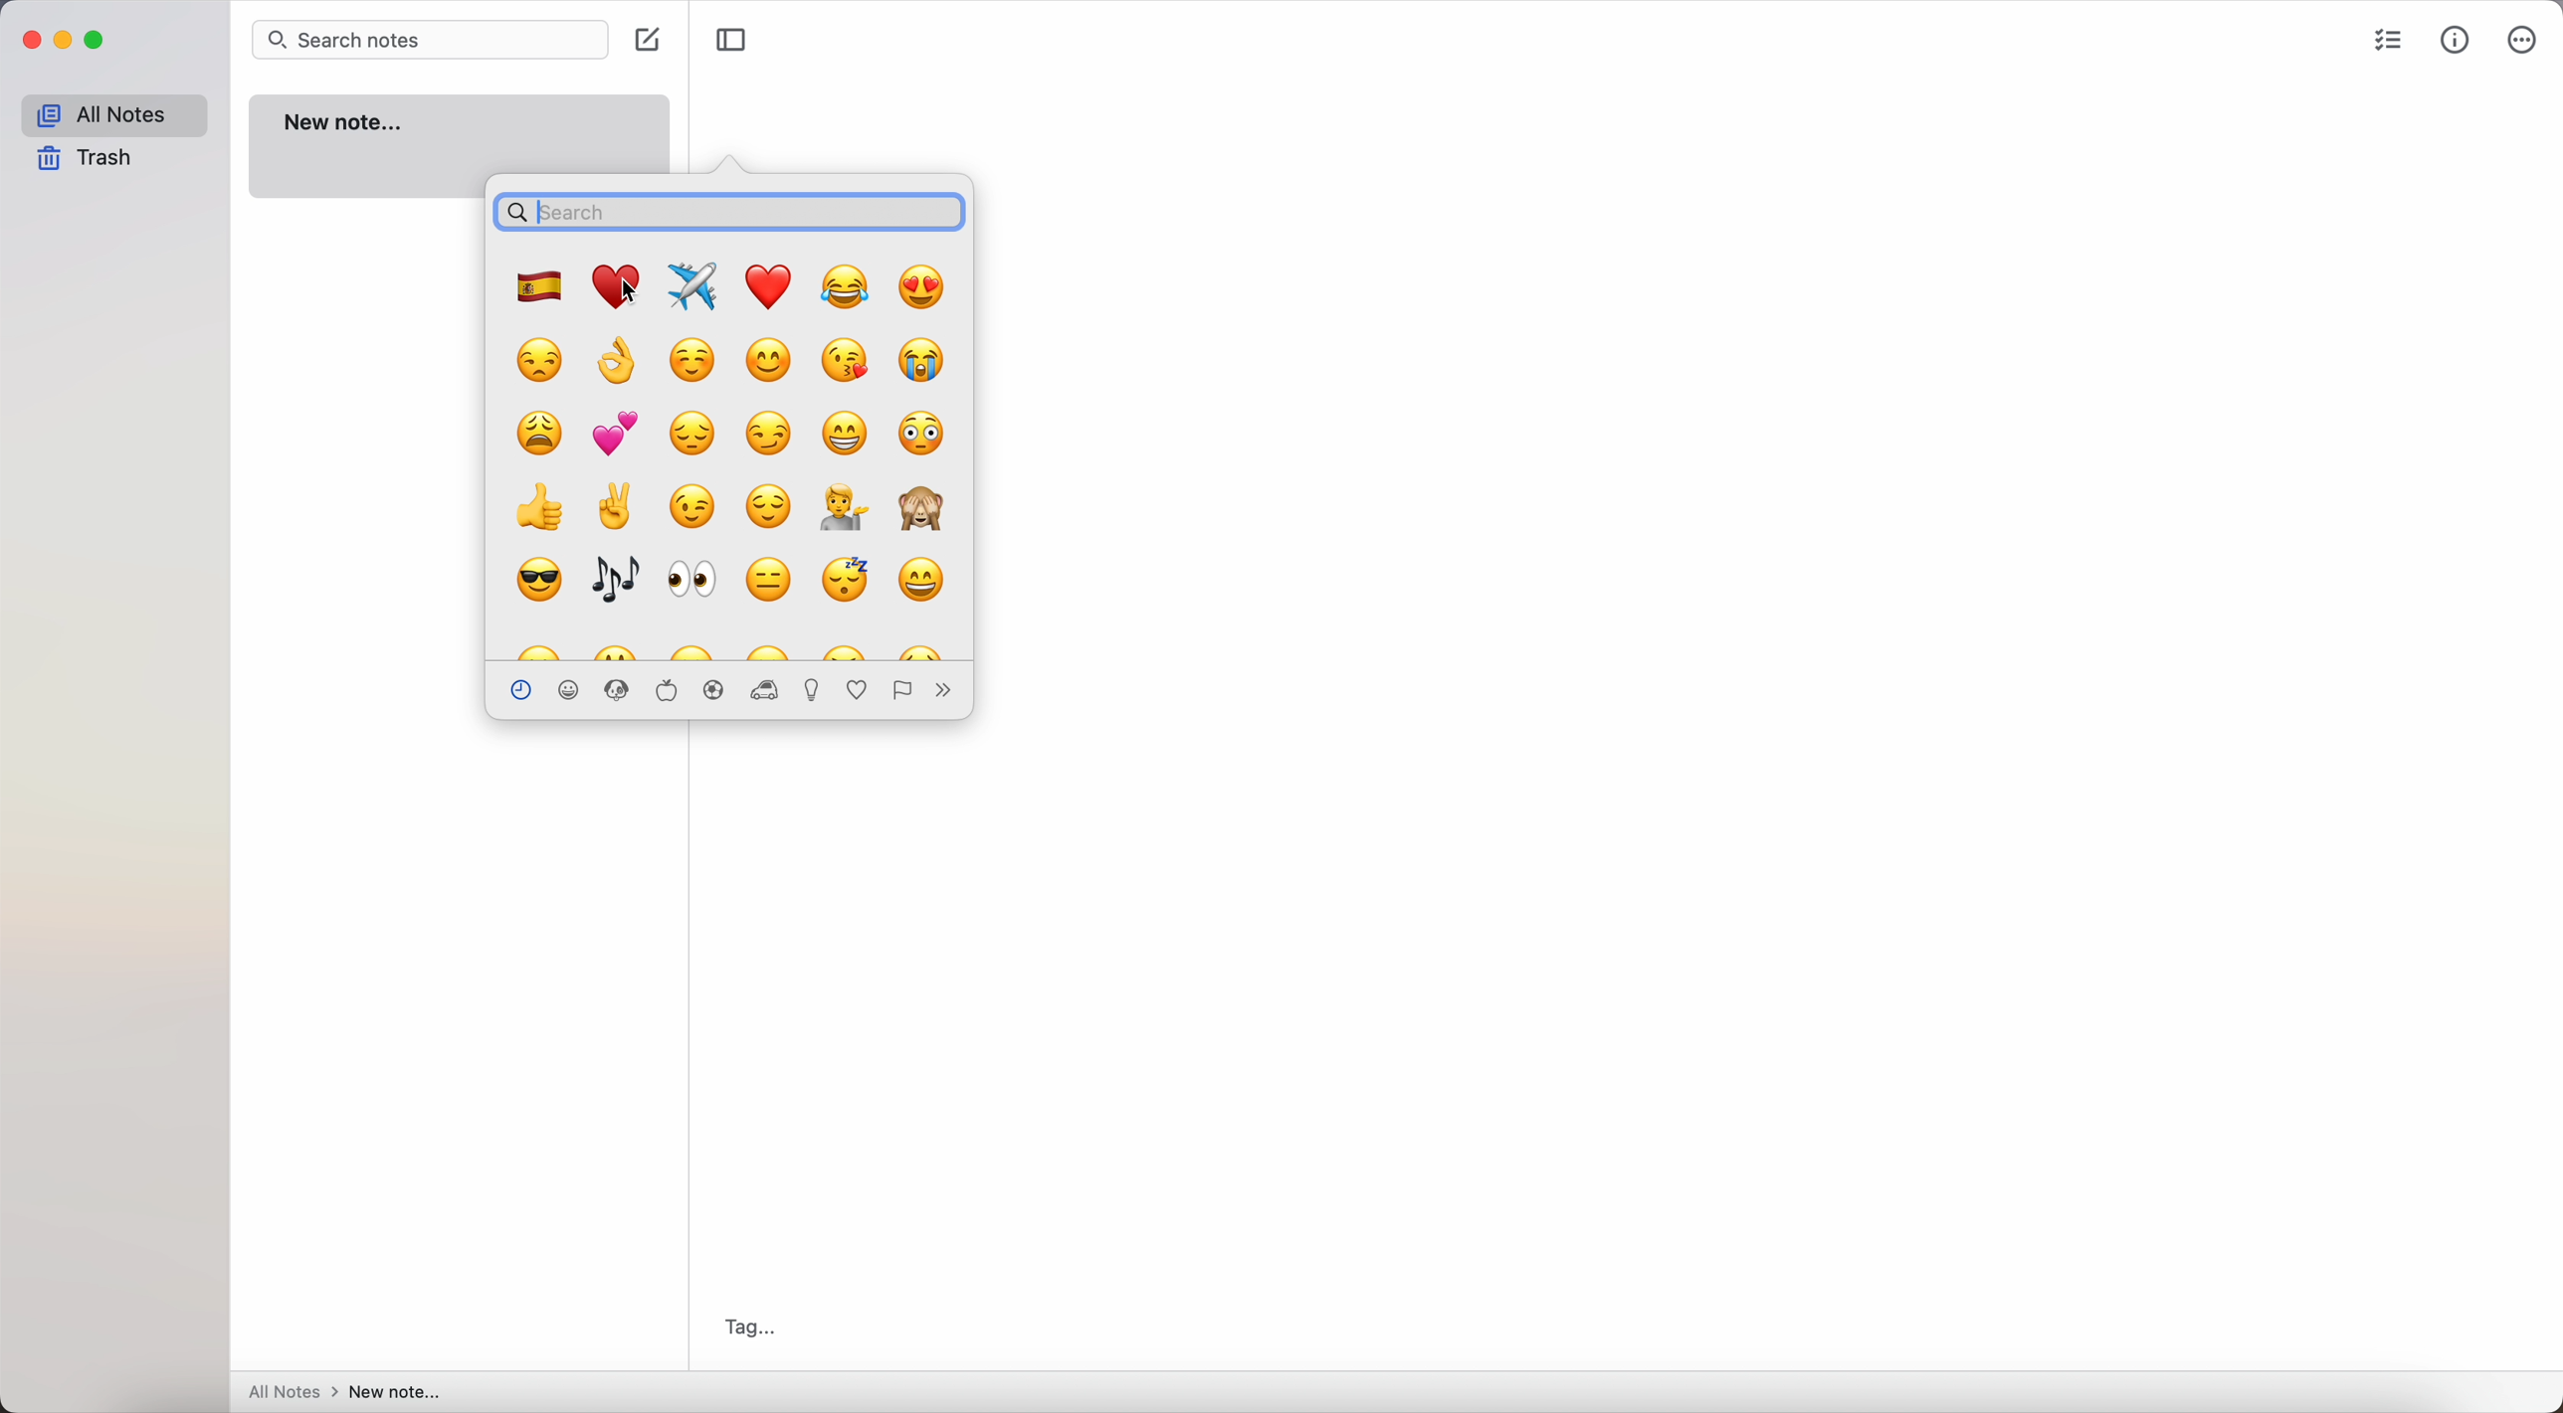 The image size is (2563, 1413). What do you see at coordinates (348, 1392) in the screenshot?
I see `all notes > new note...` at bounding box center [348, 1392].